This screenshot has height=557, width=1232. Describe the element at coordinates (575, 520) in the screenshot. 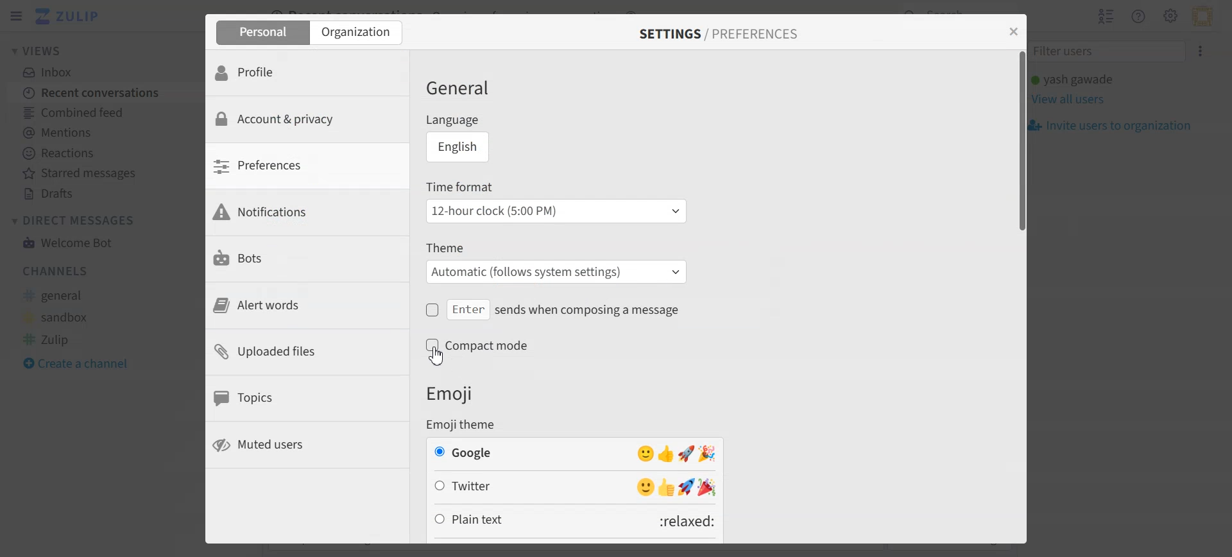

I see `Plain text` at that location.